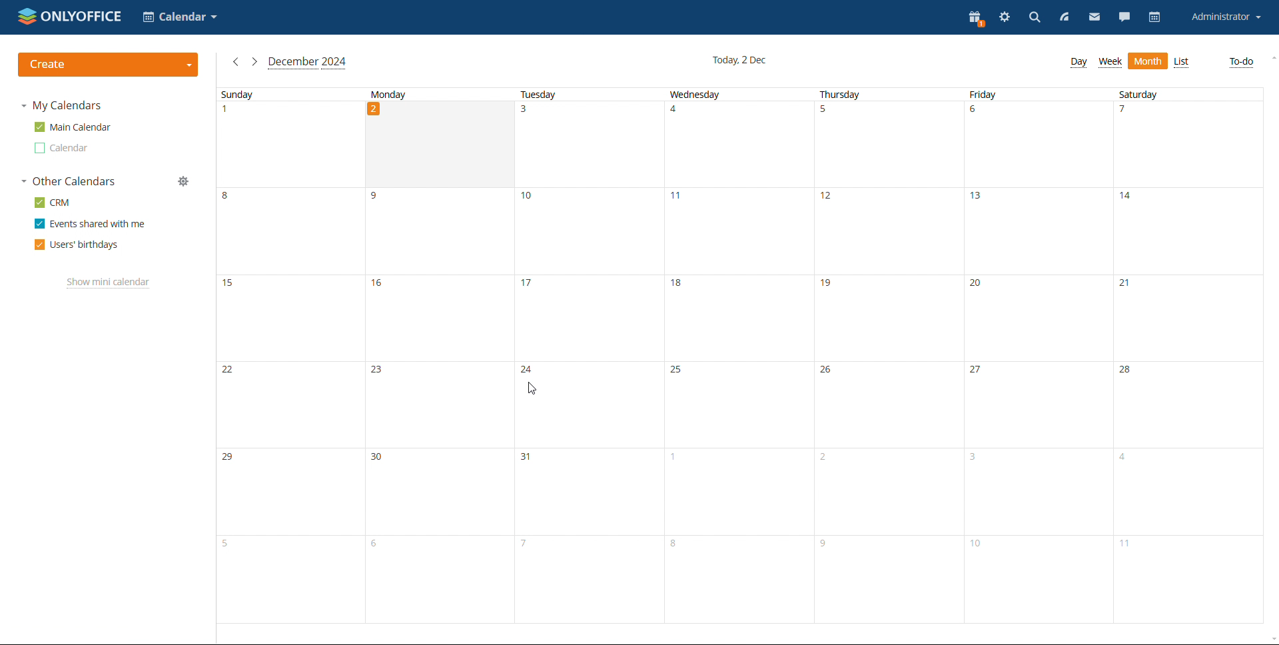  I want to click on 4, so click(678, 114).